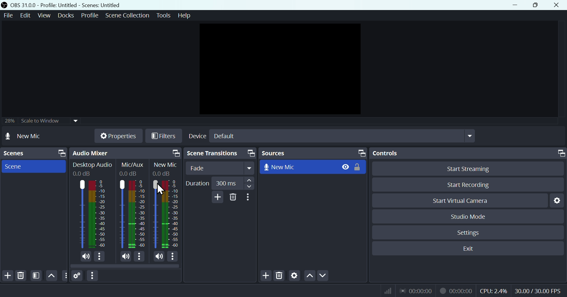 This screenshot has width=567, height=297. Describe the element at coordinates (472, 168) in the screenshot. I see `` at that location.